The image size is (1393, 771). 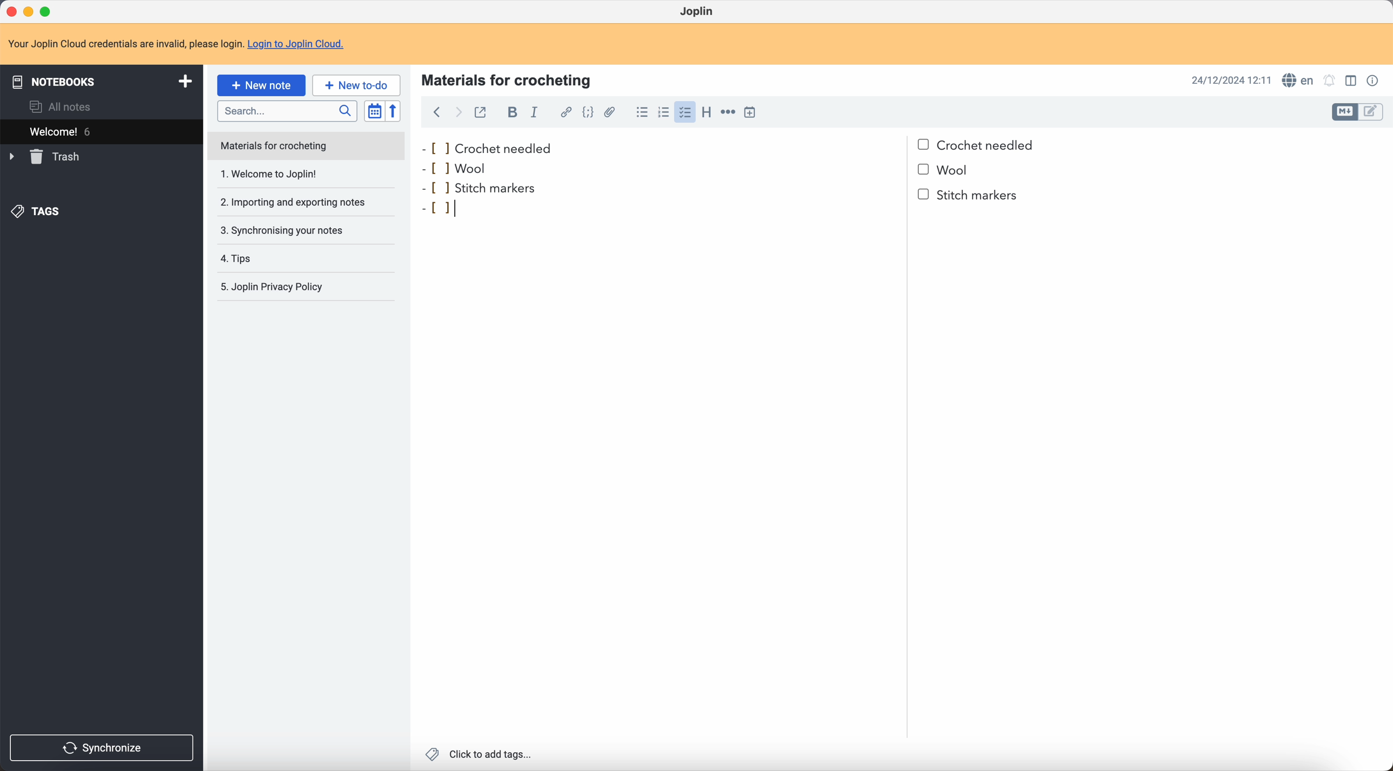 I want to click on close, so click(x=13, y=11).